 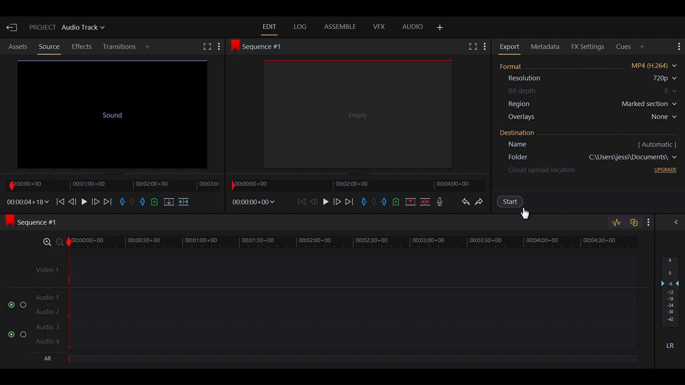 I want to click on Delete/Cut, so click(x=425, y=201).